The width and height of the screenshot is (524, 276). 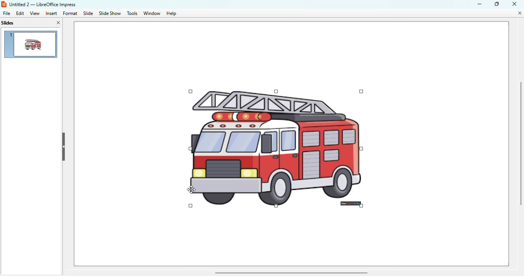 I want to click on slide, so click(x=89, y=13).